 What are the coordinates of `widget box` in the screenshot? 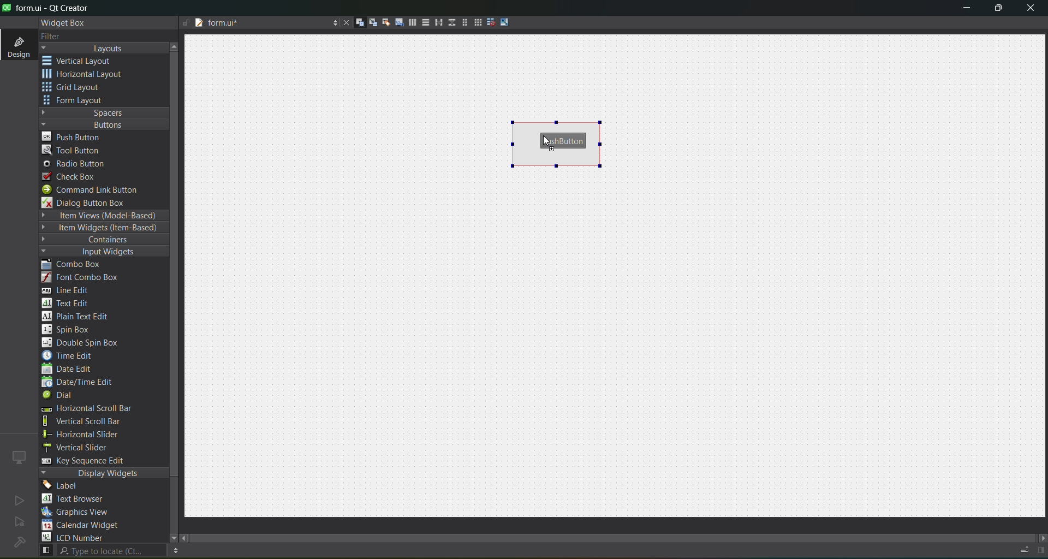 It's located at (65, 23).